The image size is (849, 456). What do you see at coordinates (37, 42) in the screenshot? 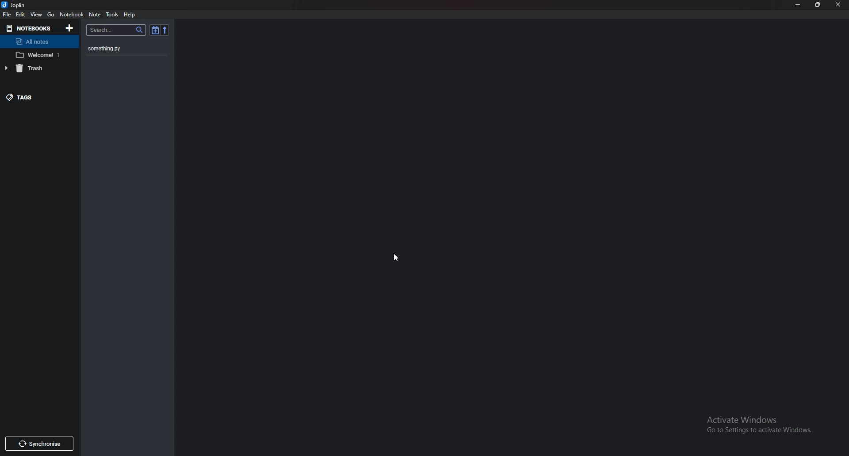
I see `All notes` at bounding box center [37, 42].